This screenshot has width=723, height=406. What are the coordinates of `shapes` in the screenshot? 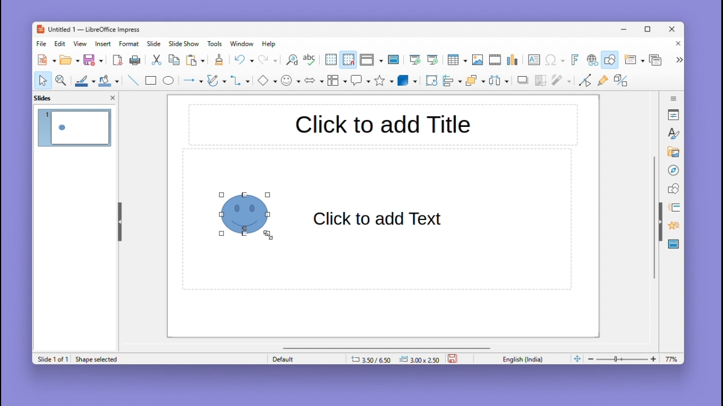 It's located at (673, 188).